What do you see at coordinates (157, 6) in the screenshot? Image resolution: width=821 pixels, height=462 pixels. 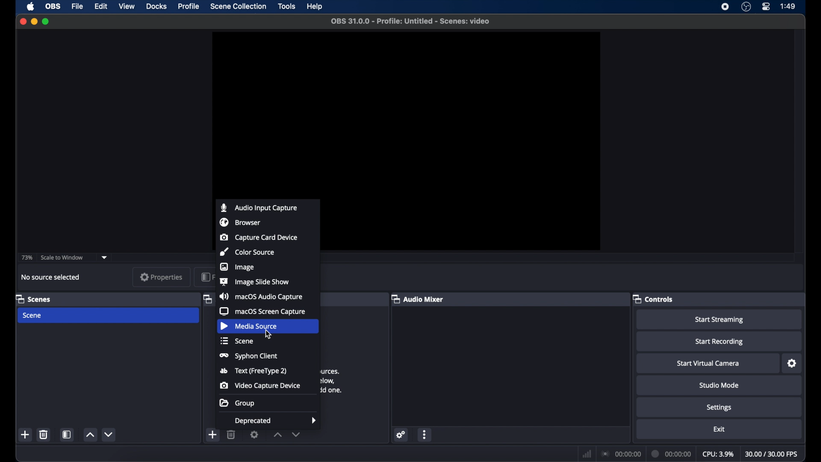 I see `docks` at bounding box center [157, 6].